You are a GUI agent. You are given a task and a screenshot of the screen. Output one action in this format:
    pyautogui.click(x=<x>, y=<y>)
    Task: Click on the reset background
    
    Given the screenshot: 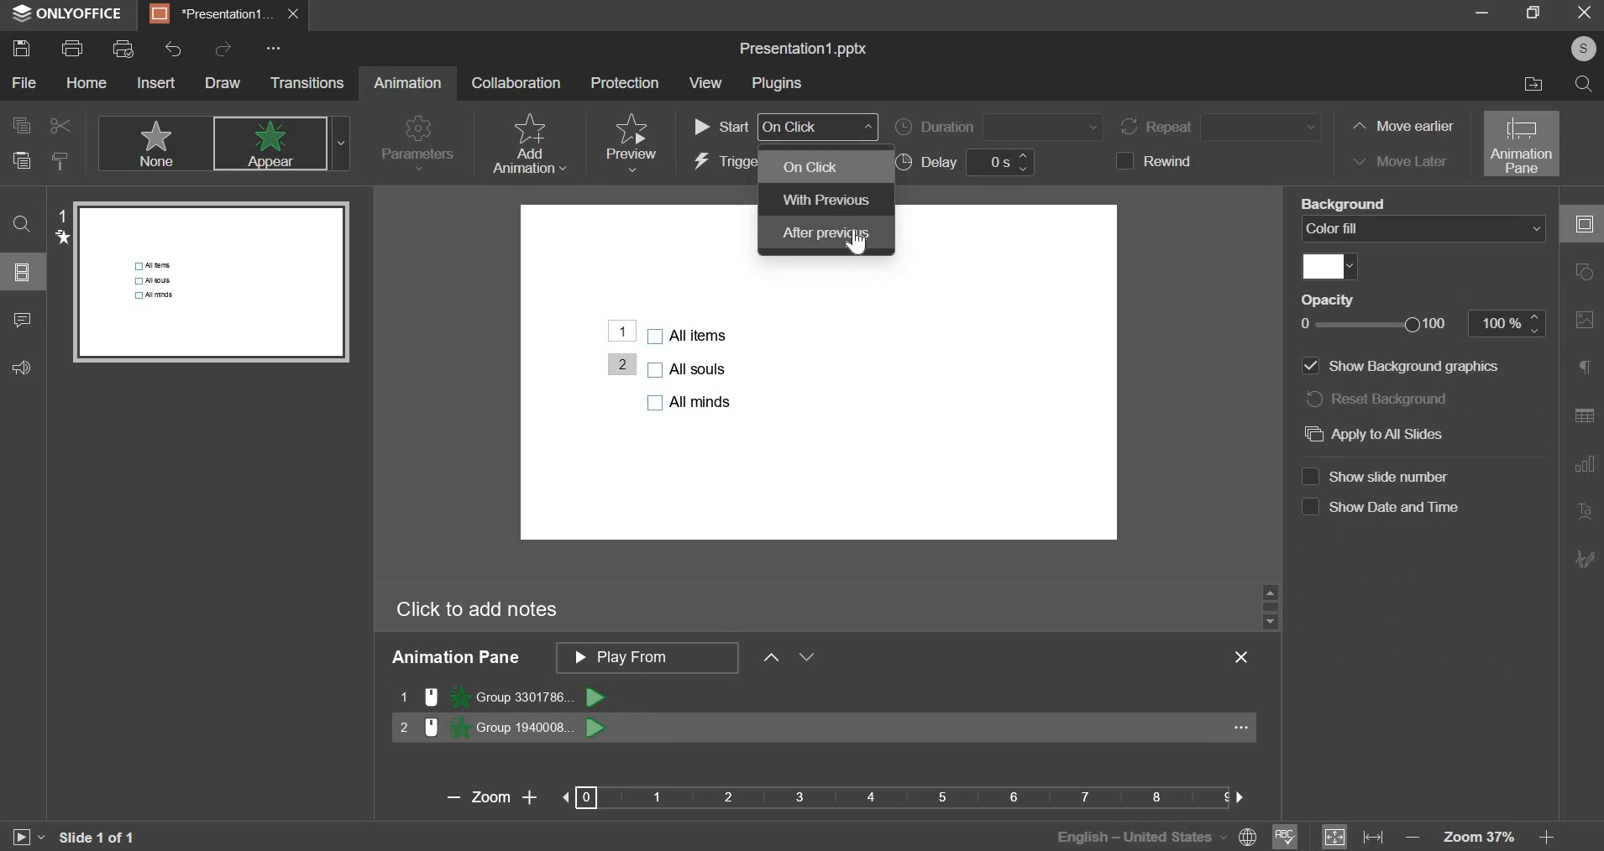 What is the action you would take?
    pyautogui.click(x=1388, y=399)
    